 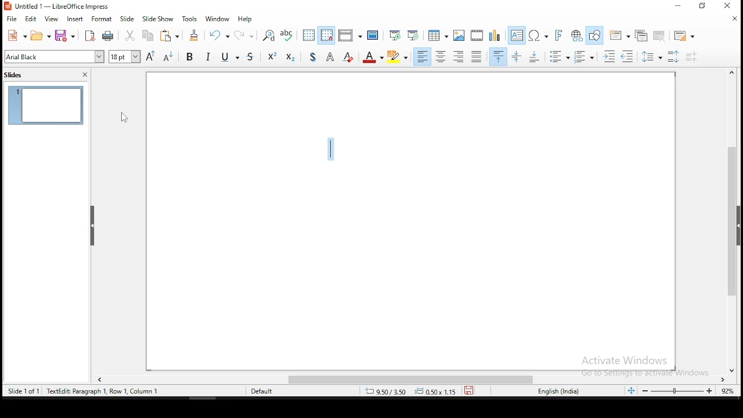 What do you see at coordinates (575, 34) in the screenshot?
I see `insert hyperlink` at bounding box center [575, 34].